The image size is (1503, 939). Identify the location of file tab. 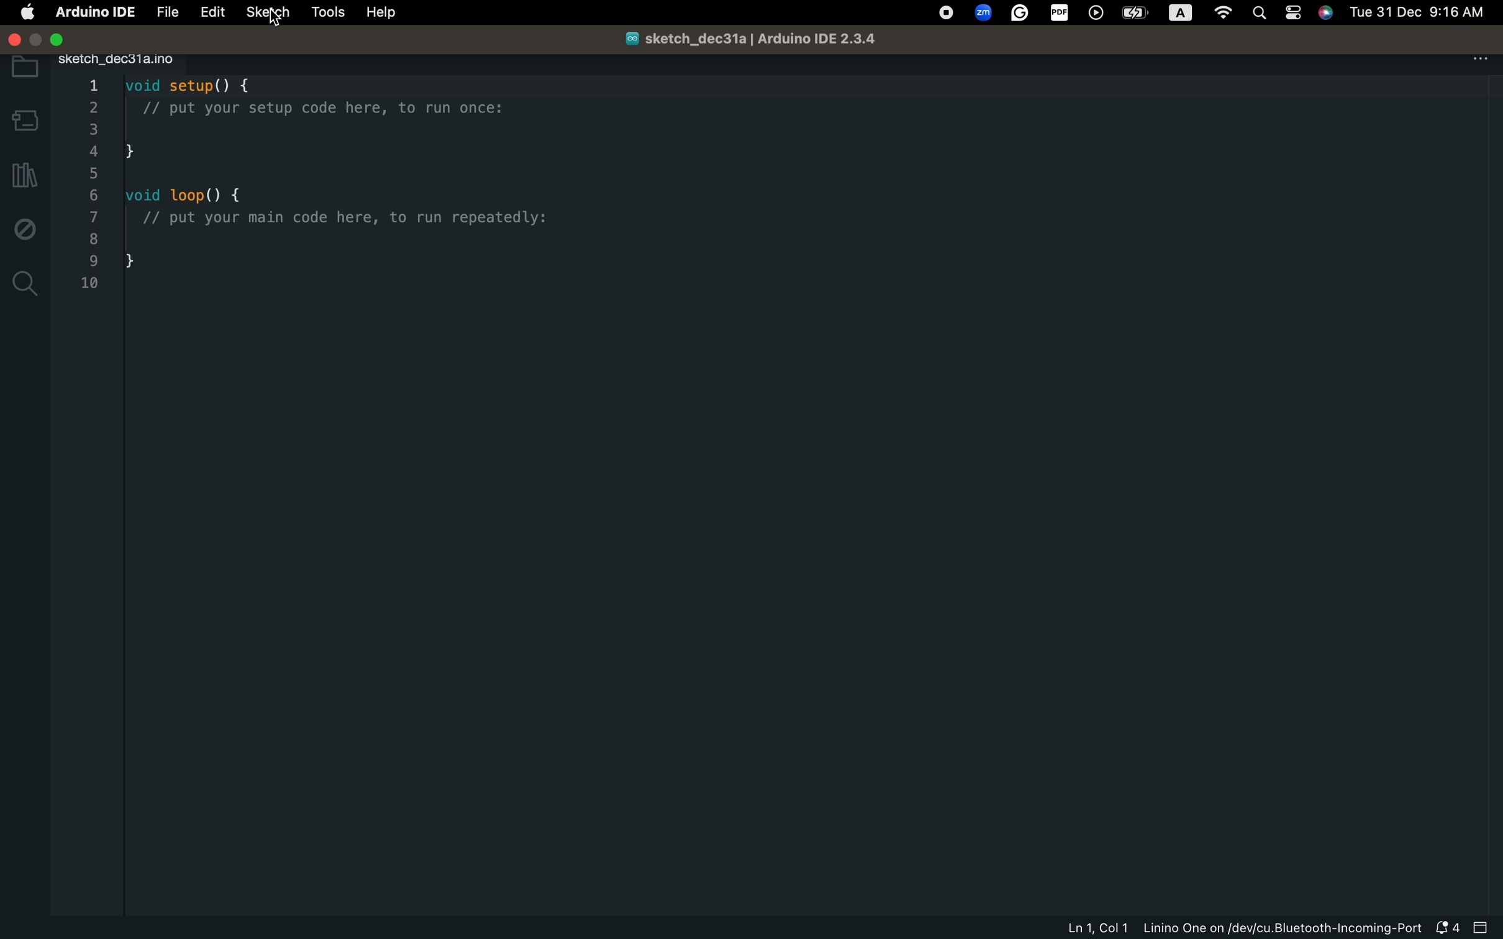
(142, 61).